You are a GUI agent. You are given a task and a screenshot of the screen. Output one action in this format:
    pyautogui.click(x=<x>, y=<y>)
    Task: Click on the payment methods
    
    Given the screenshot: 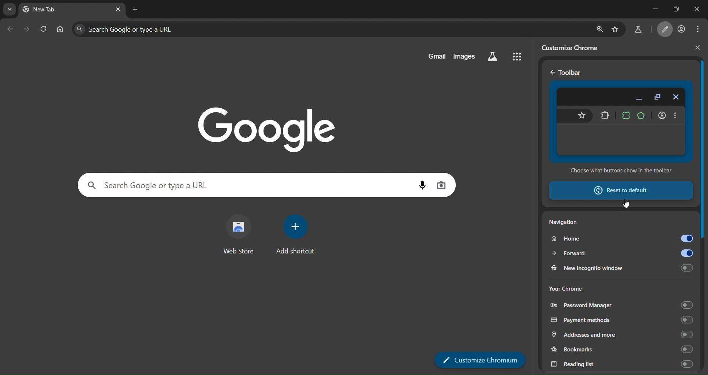 What is the action you would take?
    pyautogui.click(x=619, y=320)
    